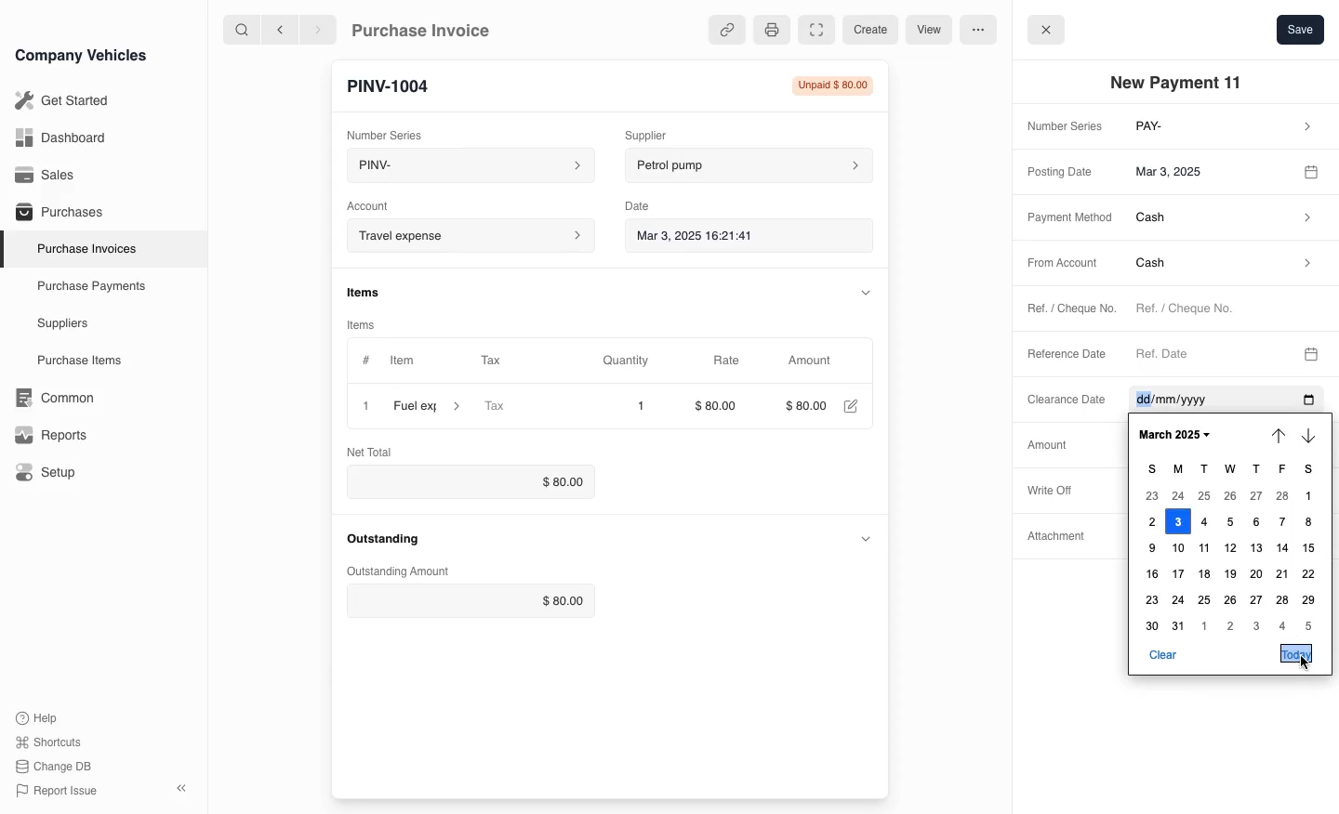 The width and height of the screenshot is (1339, 814). I want to click on Account, so click(379, 203).